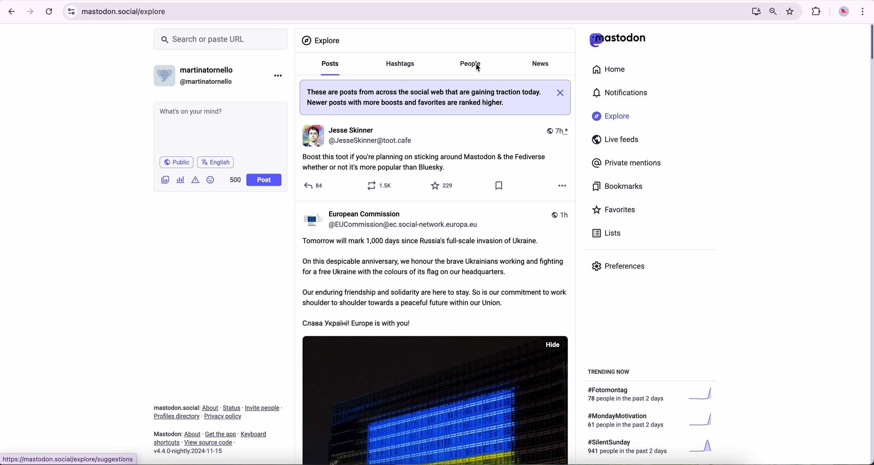  What do you see at coordinates (480, 67) in the screenshot?
I see `cursor` at bounding box center [480, 67].